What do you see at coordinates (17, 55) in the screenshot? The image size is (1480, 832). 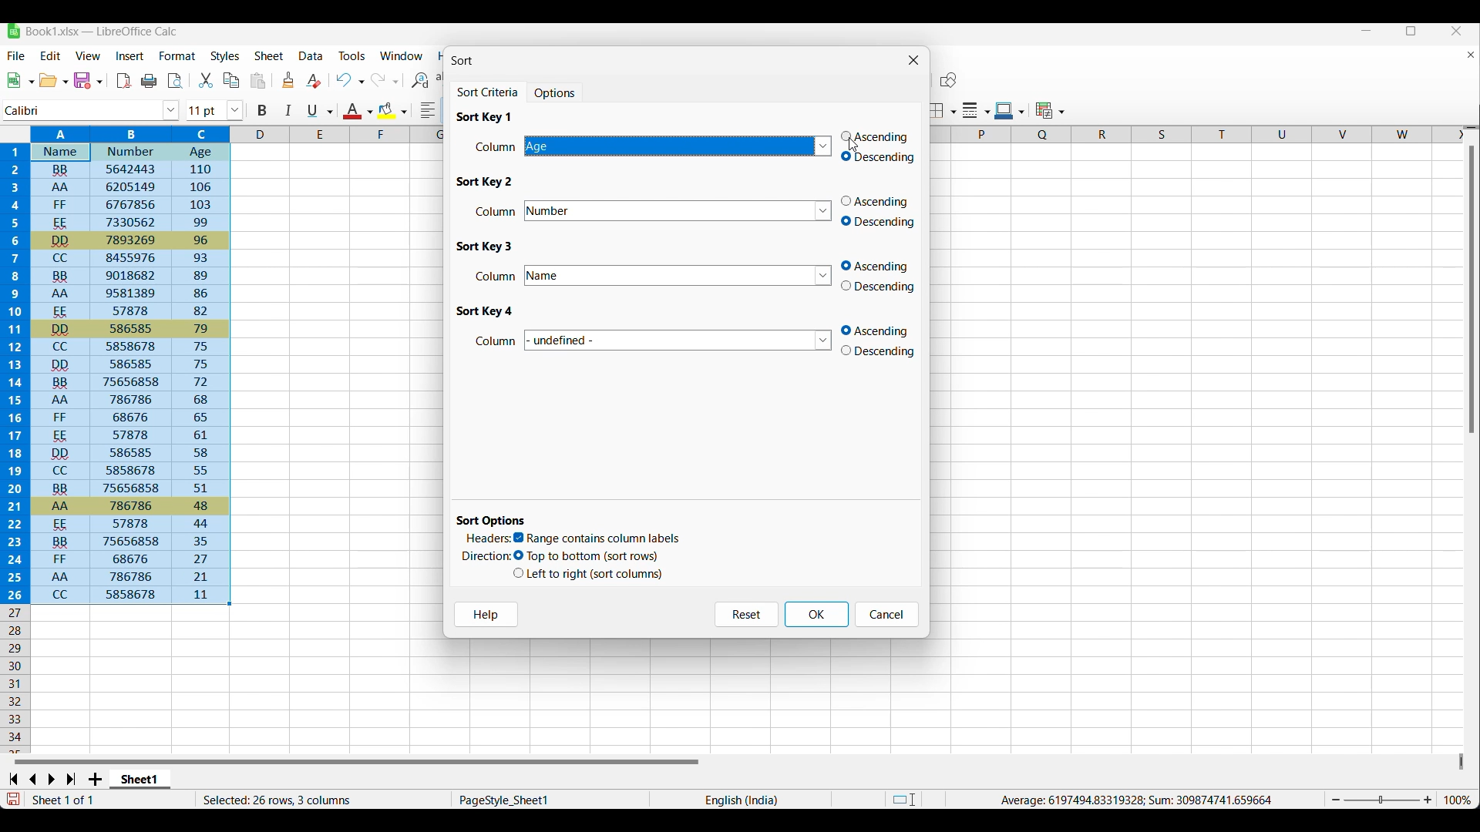 I see `File menu` at bounding box center [17, 55].